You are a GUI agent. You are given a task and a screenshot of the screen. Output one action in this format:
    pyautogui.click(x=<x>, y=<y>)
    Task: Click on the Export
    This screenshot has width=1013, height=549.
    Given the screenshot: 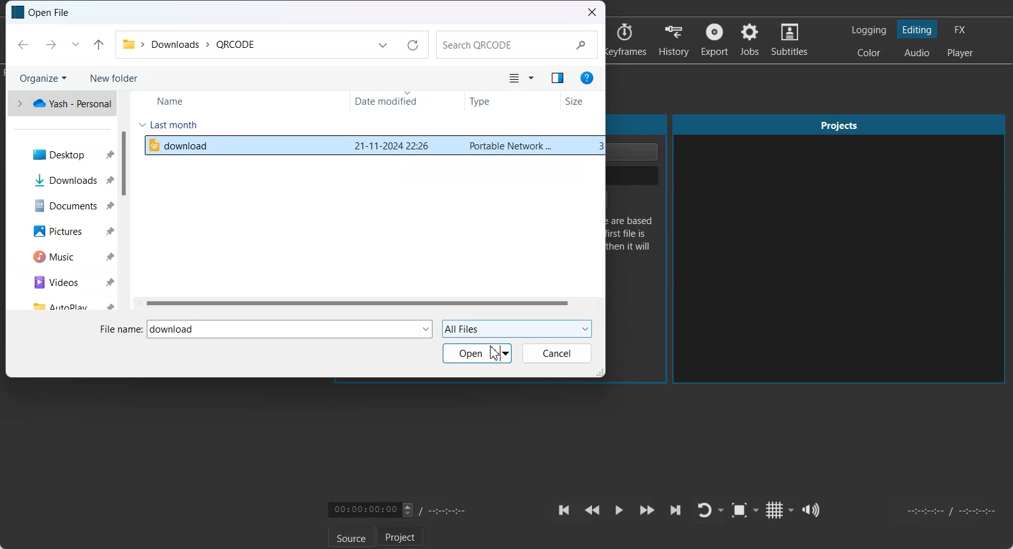 What is the action you would take?
    pyautogui.click(x=716, y=40)
    